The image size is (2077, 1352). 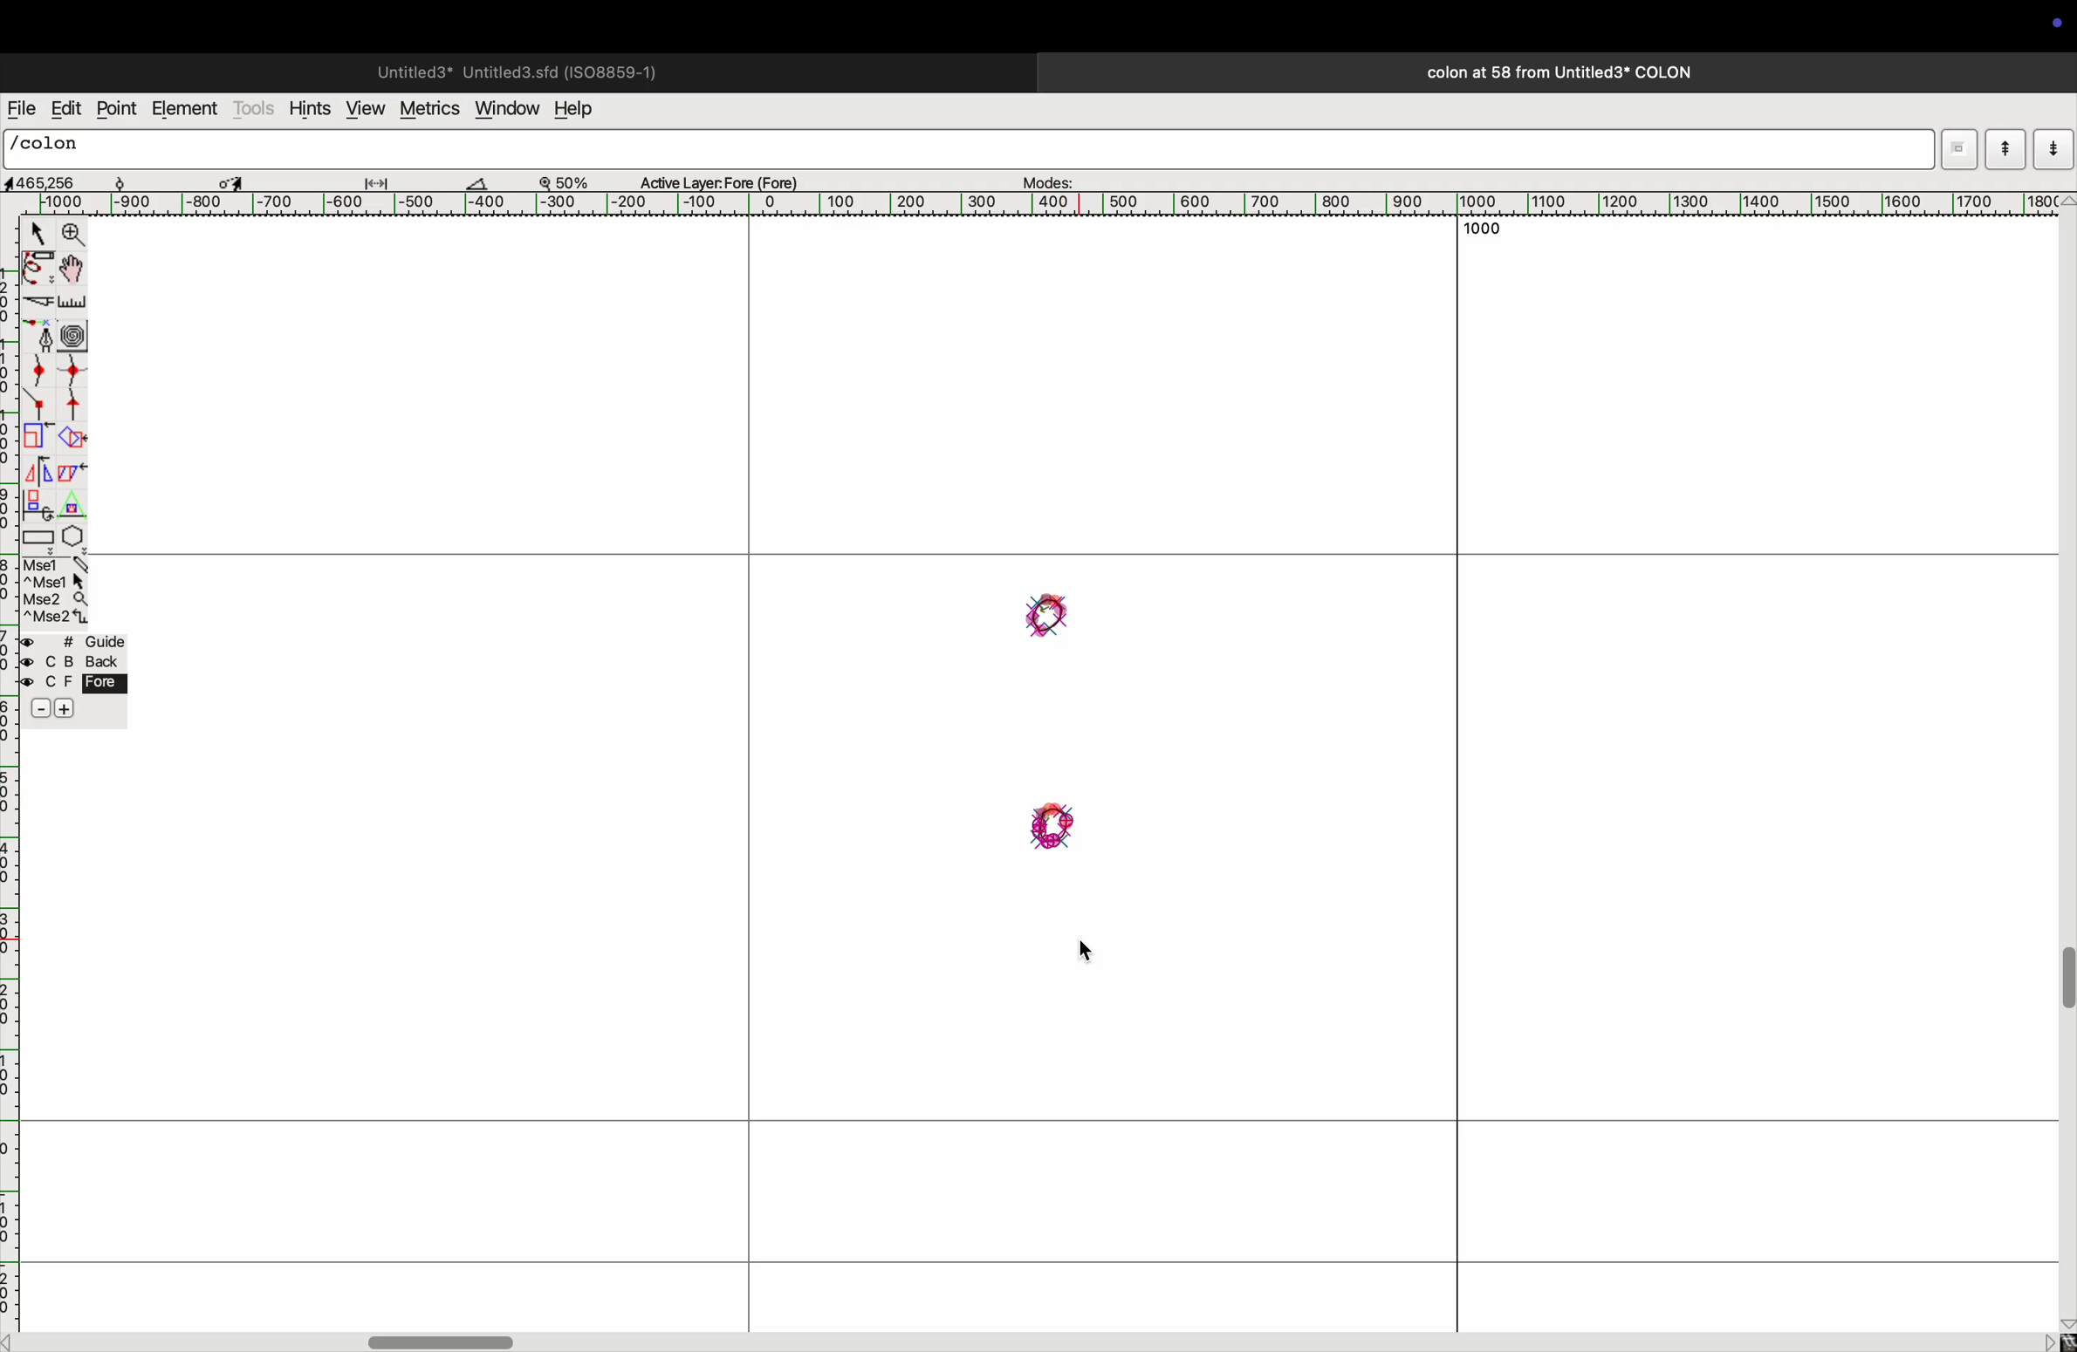 I want to click on knife, so click(x=37, y=304).